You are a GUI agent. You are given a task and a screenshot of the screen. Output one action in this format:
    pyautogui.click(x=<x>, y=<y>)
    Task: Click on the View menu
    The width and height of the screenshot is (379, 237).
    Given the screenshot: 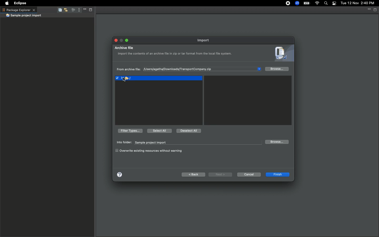 What is the action you would take?
    pyautogui.click(x=78, y=10)
    